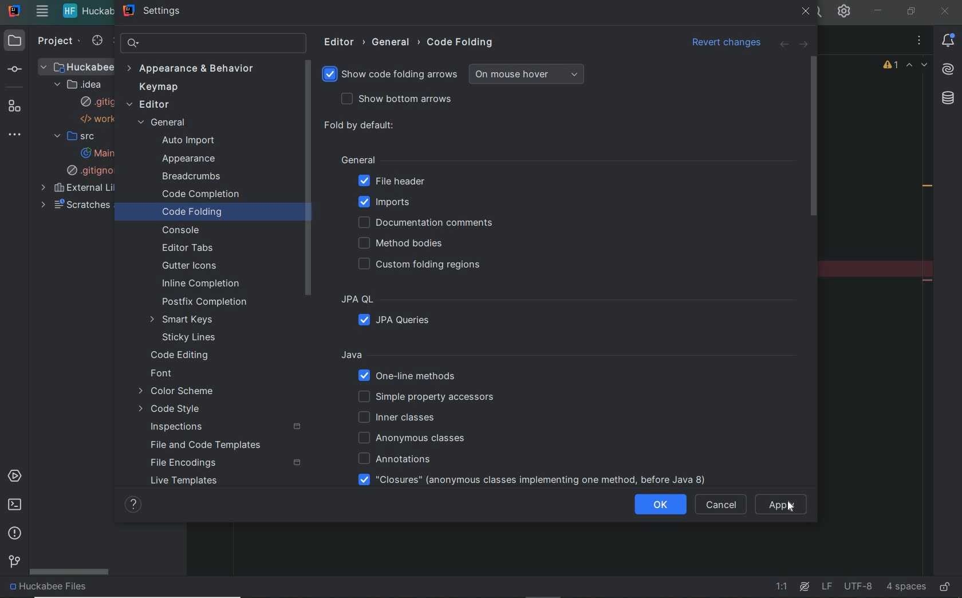 This screenshot has width=962, height=598. I want to click on font, so click(161, 373).